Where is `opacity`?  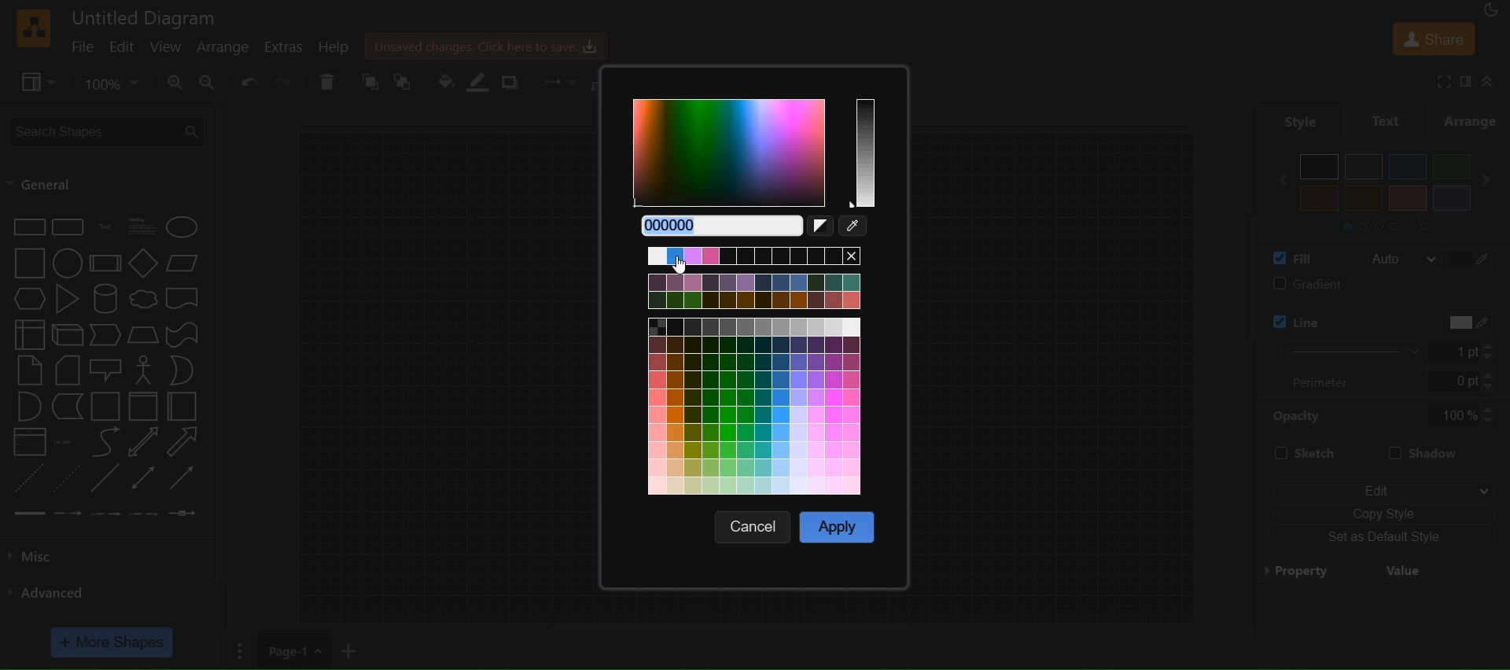
opacity is located at coordinates (1298, 415).